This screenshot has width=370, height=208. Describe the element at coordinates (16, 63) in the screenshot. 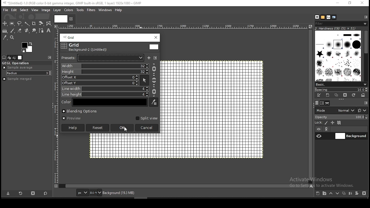

I see `GEGL operation` at that location.